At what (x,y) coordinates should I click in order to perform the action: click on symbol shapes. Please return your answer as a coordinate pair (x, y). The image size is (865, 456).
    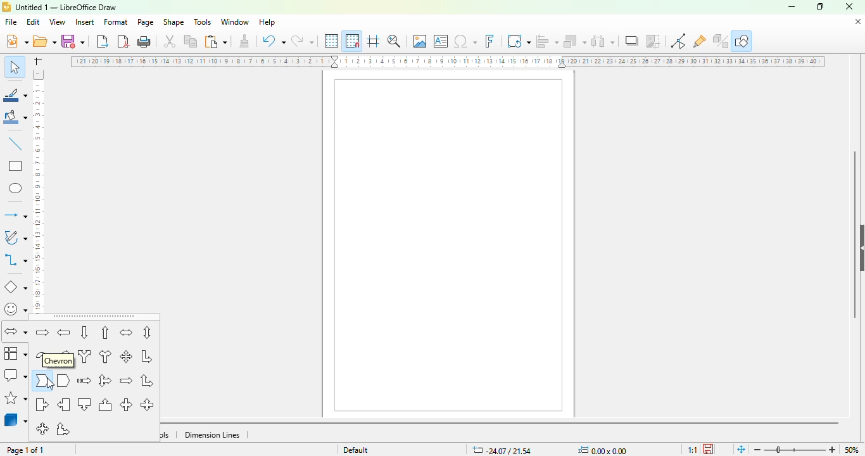
    Looking at the image, I should click on (15, 310).